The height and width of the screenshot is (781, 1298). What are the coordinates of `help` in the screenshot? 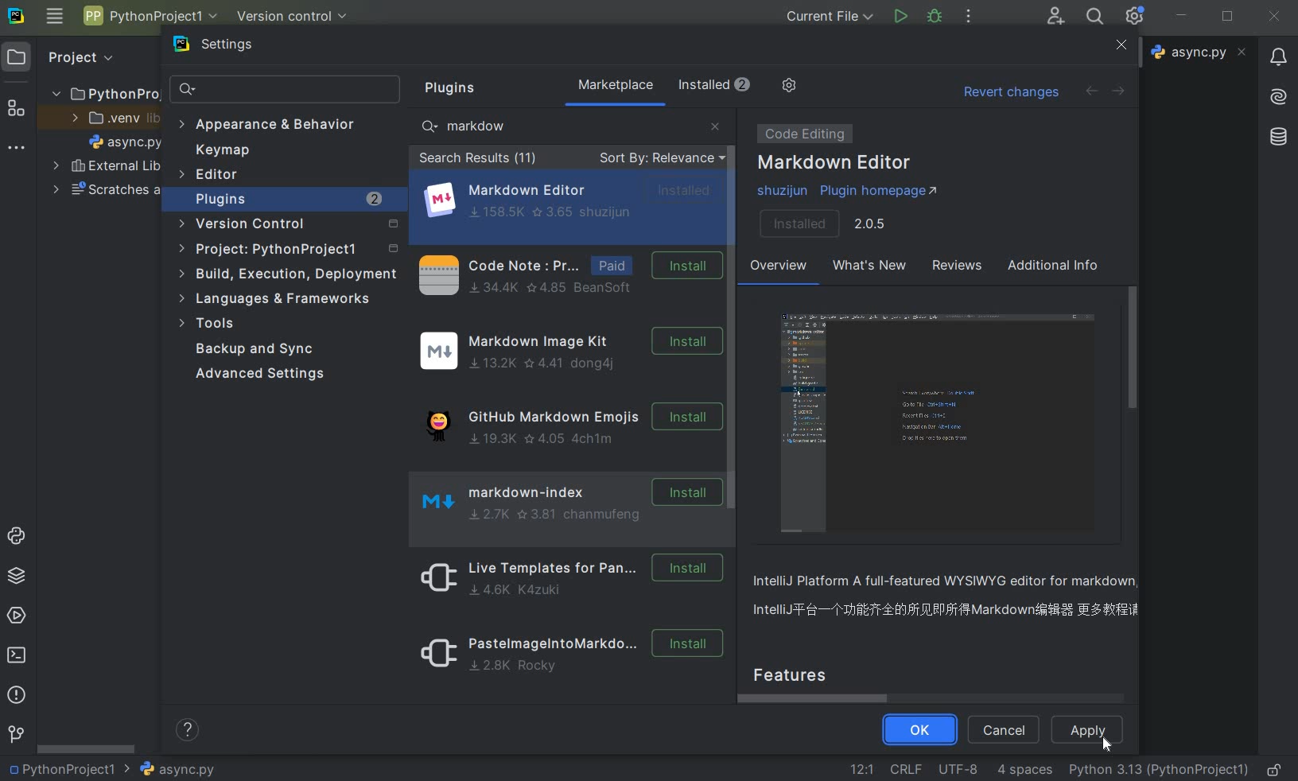 It's located at (189, 732).